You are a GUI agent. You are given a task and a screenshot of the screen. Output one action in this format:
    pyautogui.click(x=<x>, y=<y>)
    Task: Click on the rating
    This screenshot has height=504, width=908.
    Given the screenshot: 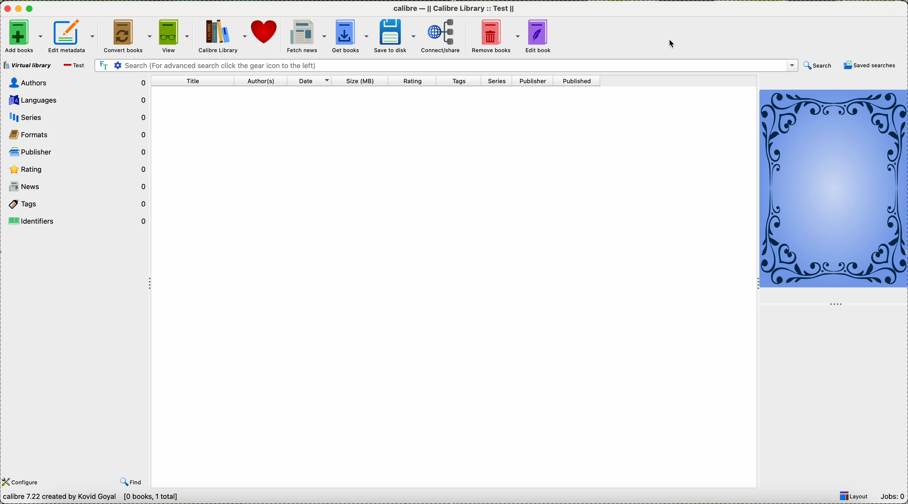 What is the action you would take?
    pyautogui.click(x=77, y=169)
    